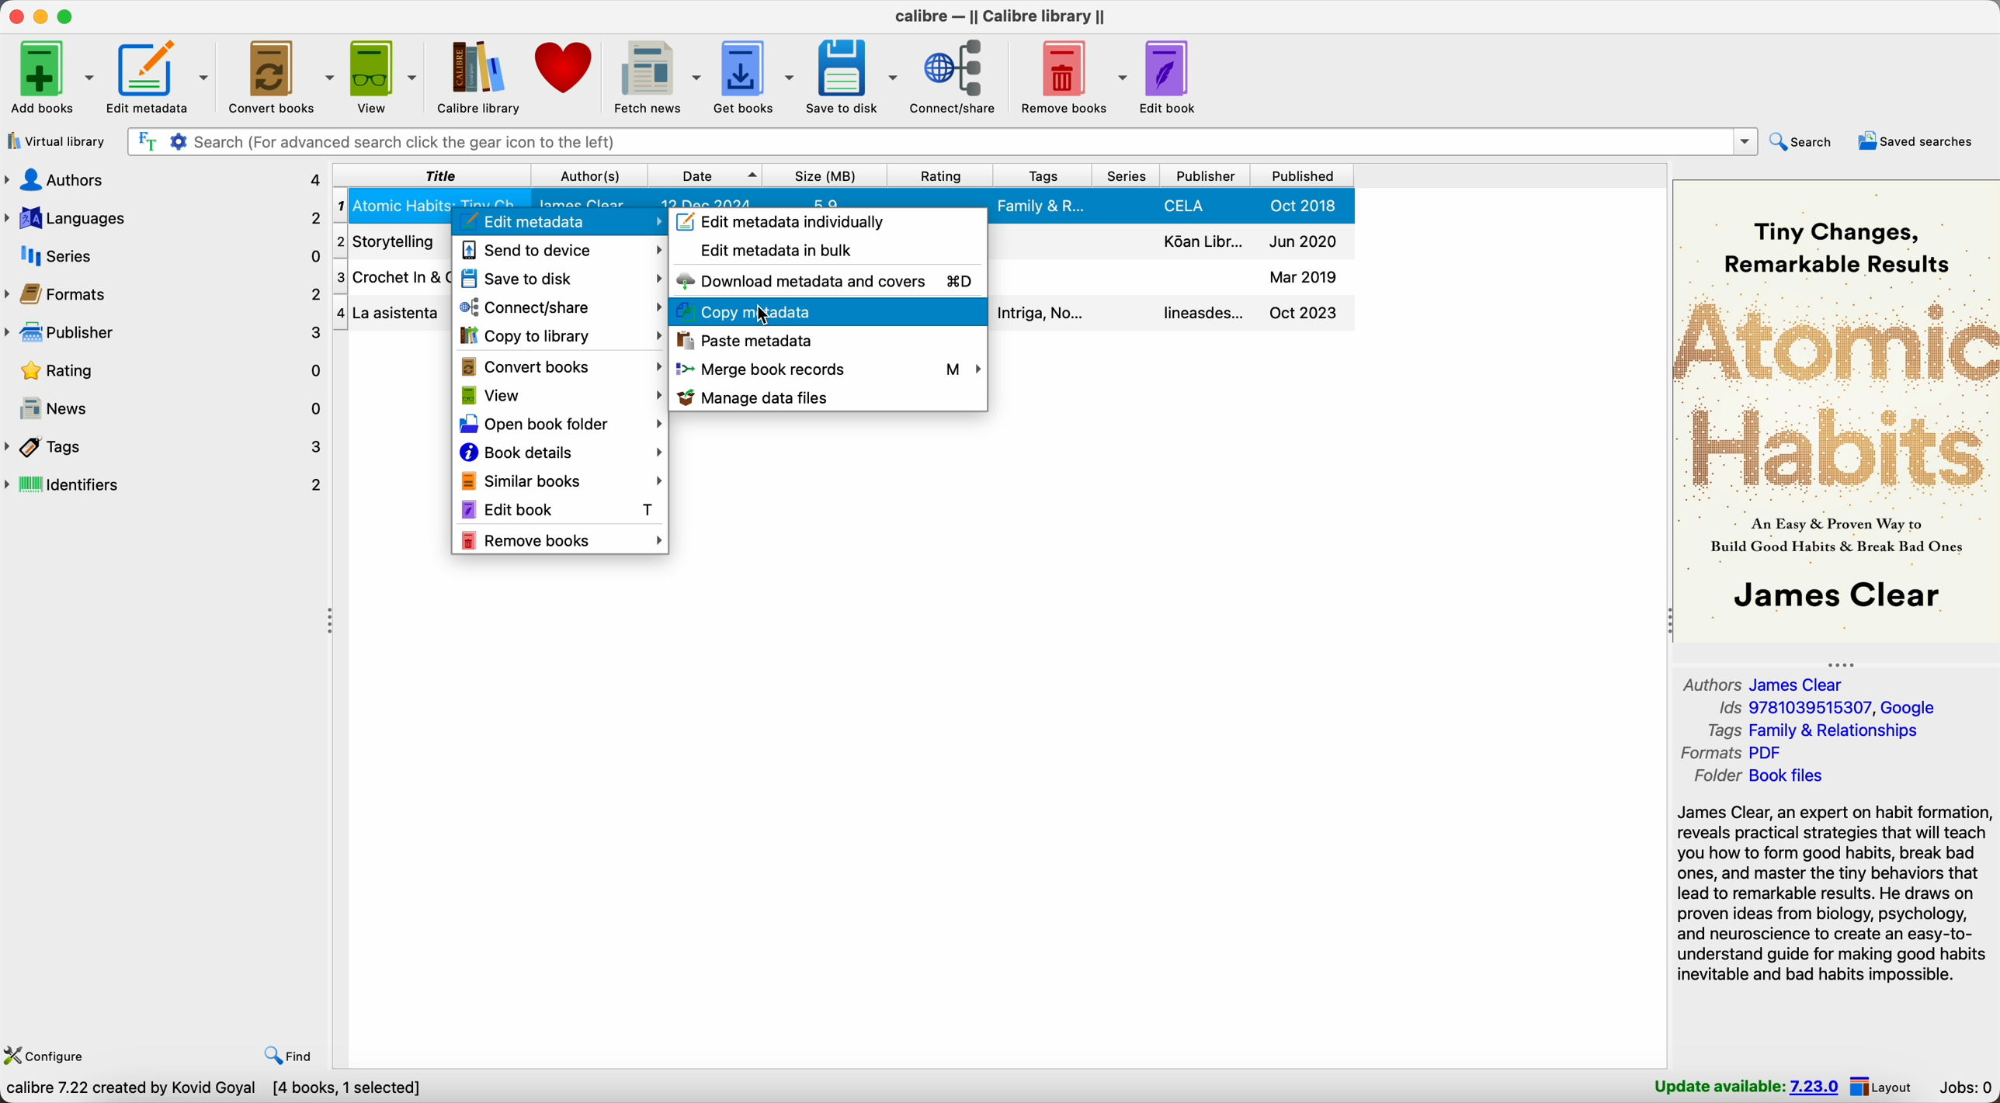 The image size is (2000, 1103). Describe the element at coordinates (164, 216) in the screenshot. I see `languages` at that location.